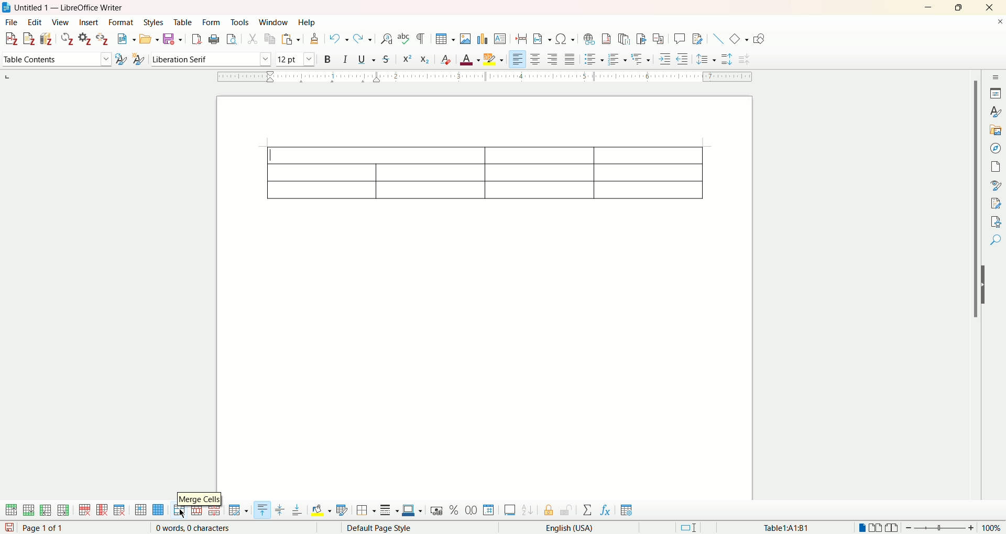  What do you see at coordinates (36, 21) in the screenshot?
I see `edit` at bounding box center [36, 21].